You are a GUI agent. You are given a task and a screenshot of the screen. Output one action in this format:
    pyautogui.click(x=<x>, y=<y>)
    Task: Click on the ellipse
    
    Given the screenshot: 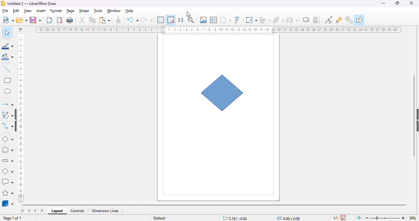 What is the action you would take?
    pyautogui.click(x=8, y=91)
    